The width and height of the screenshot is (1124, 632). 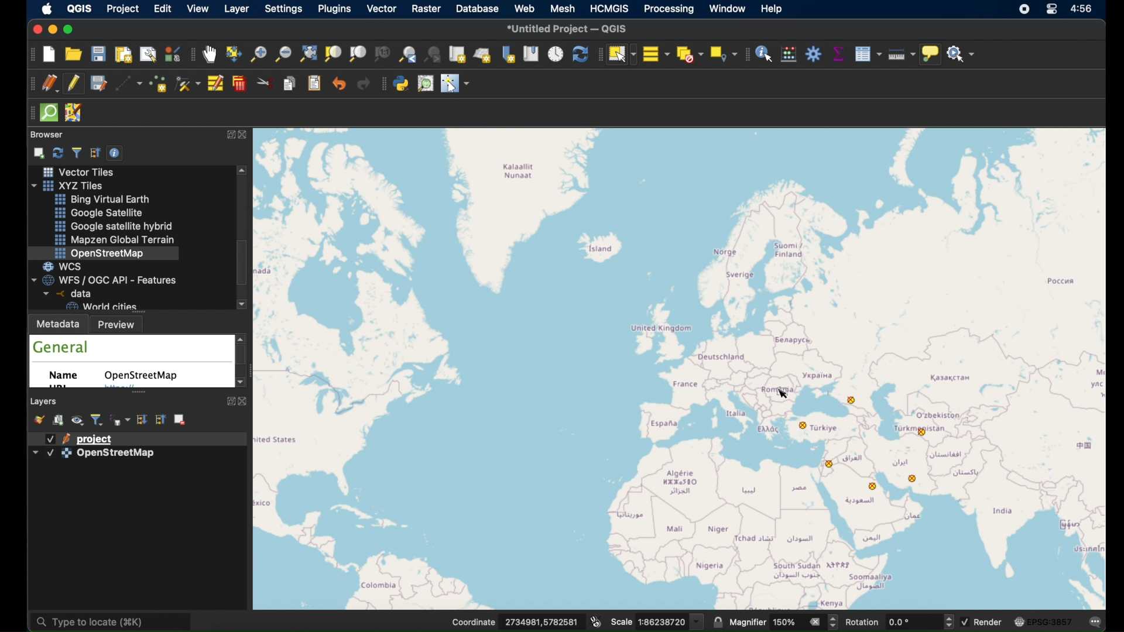 What do you see at coordinates (59, 421) in the screenshot?
I see `add group` at bounding box center [59, 421].